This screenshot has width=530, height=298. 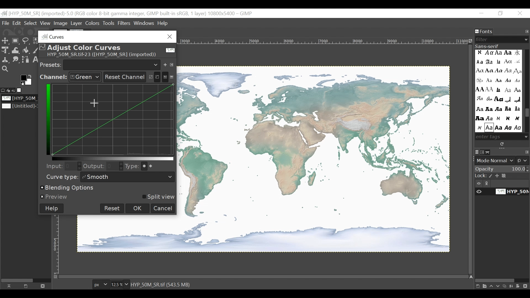 I want to click on Input, so click(x=53, y=166).